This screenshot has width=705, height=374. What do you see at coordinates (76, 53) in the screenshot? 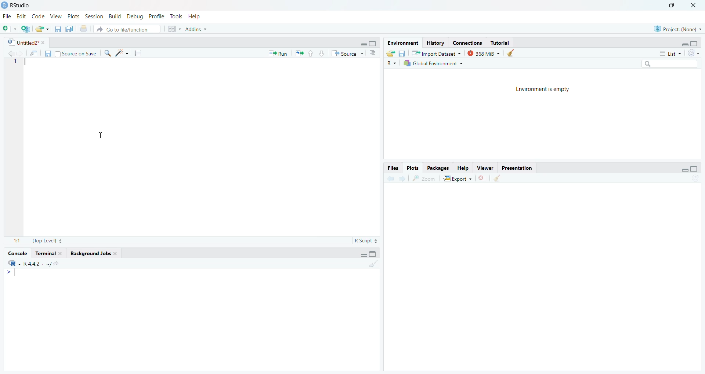
I see `Source on Save` at bounding box center [76, 53].